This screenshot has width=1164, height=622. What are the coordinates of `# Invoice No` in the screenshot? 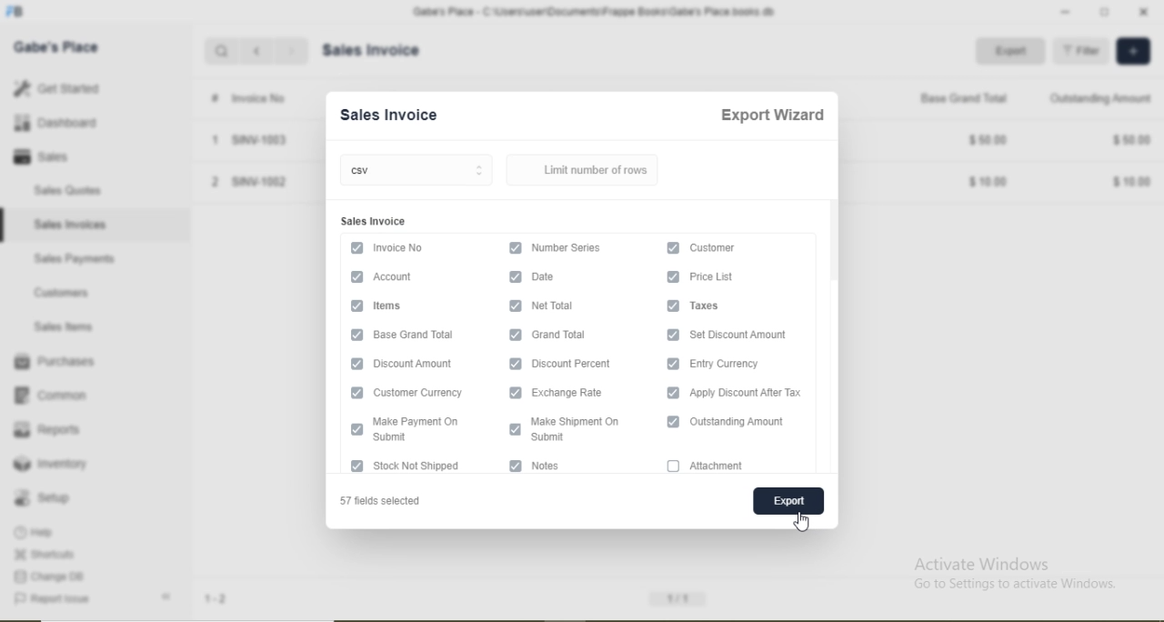 It's located at (243, 98).